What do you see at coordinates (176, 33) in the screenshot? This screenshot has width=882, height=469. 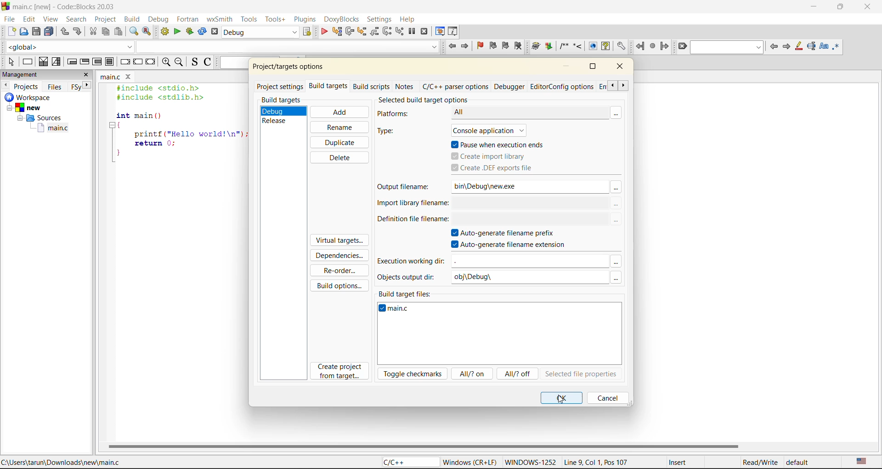 I see `run` at bounding box center [176, 33].